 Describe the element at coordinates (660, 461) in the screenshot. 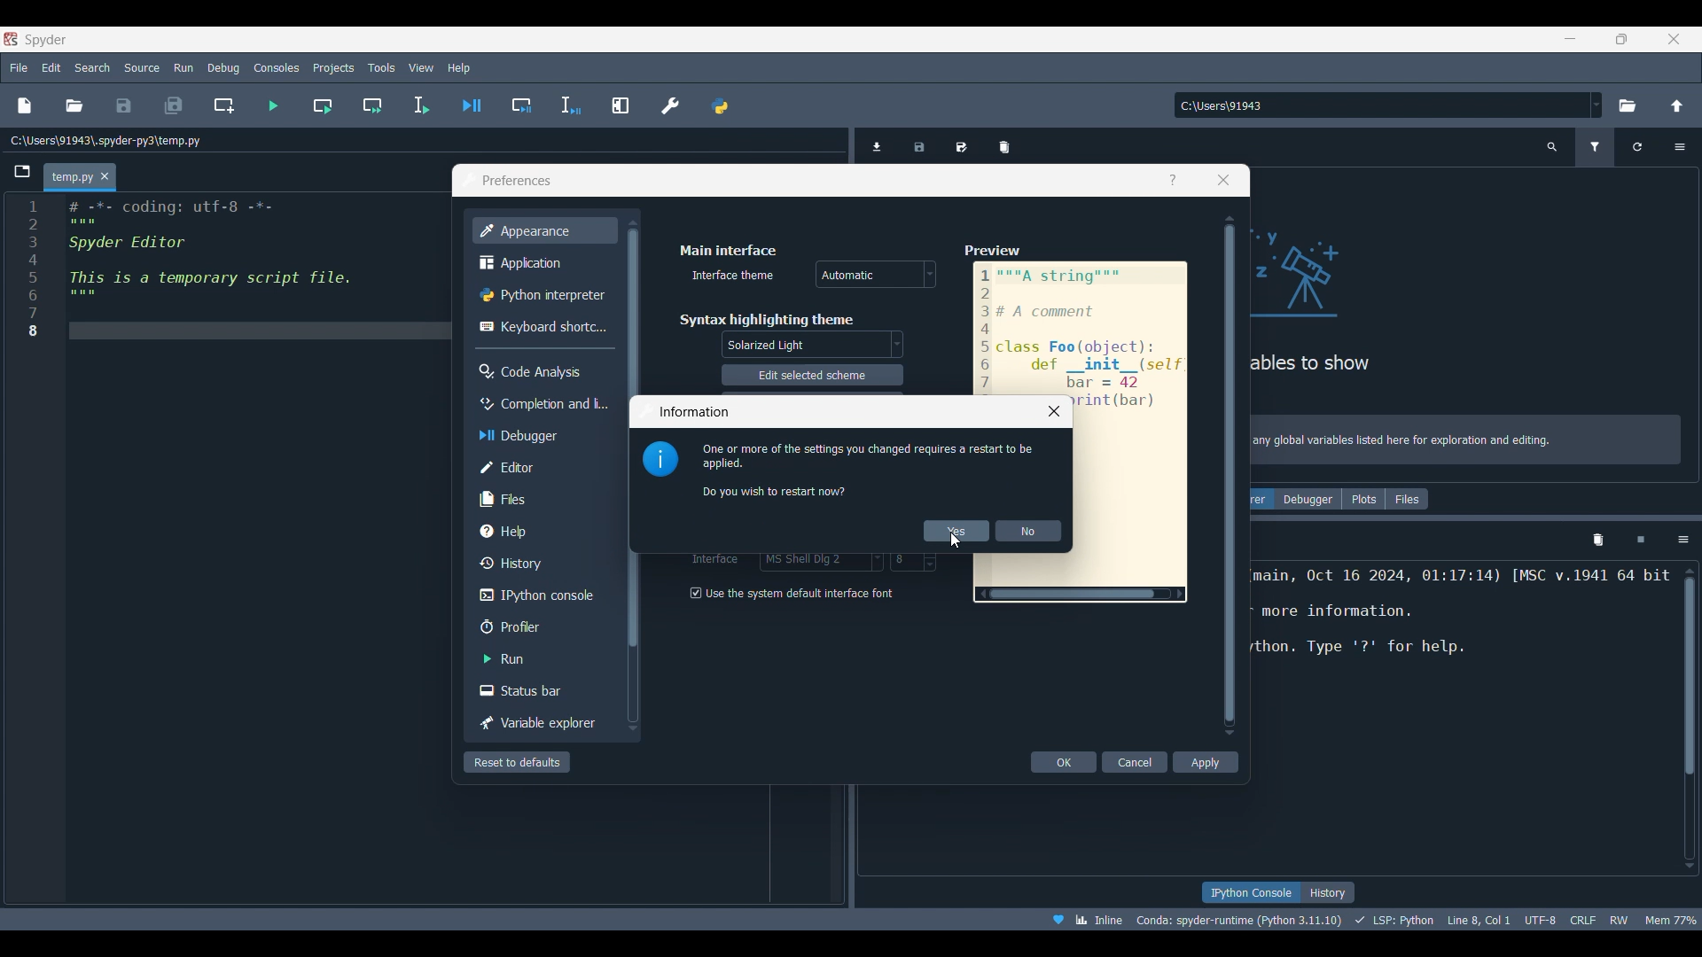

I see `icon` at that location.